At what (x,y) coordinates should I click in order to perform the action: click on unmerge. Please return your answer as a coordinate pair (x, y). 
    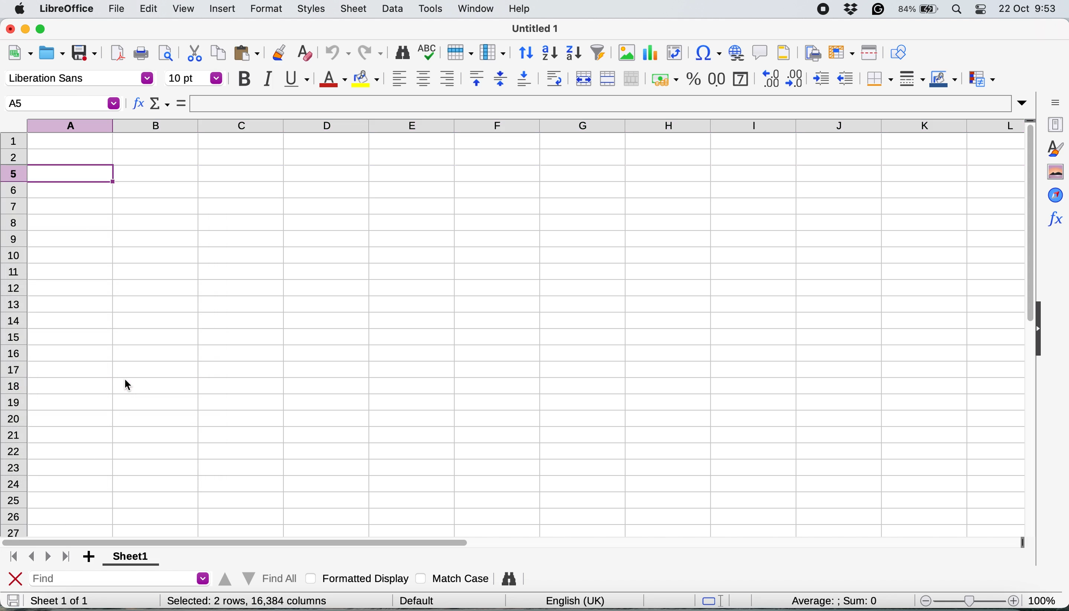
    Looking at the image, I should click on (631, 79).